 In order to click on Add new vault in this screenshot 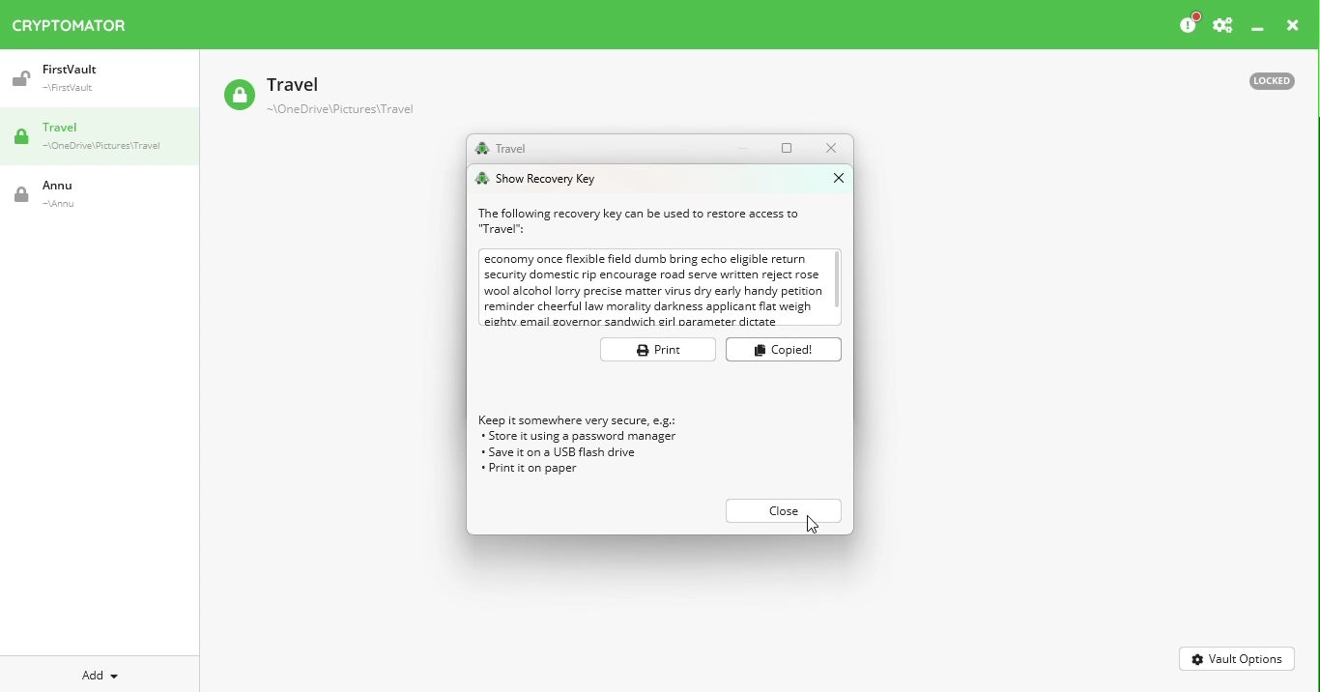, I will do `click(100, 673)`.